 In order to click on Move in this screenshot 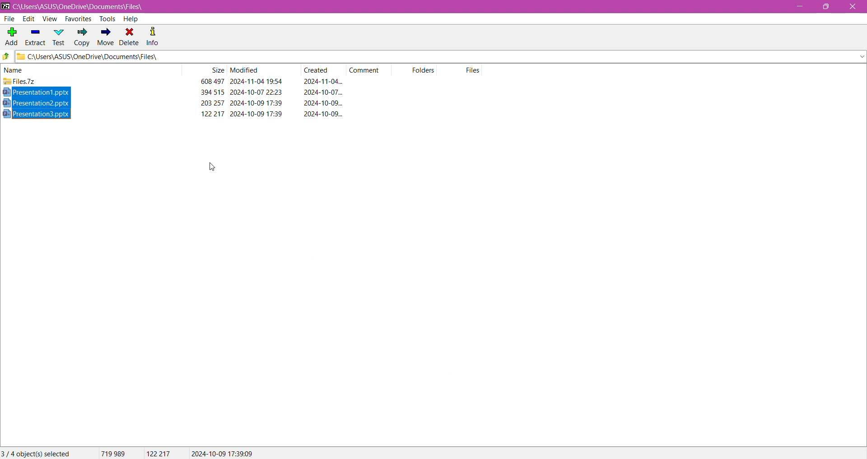, I will do `click(104, 37)`.